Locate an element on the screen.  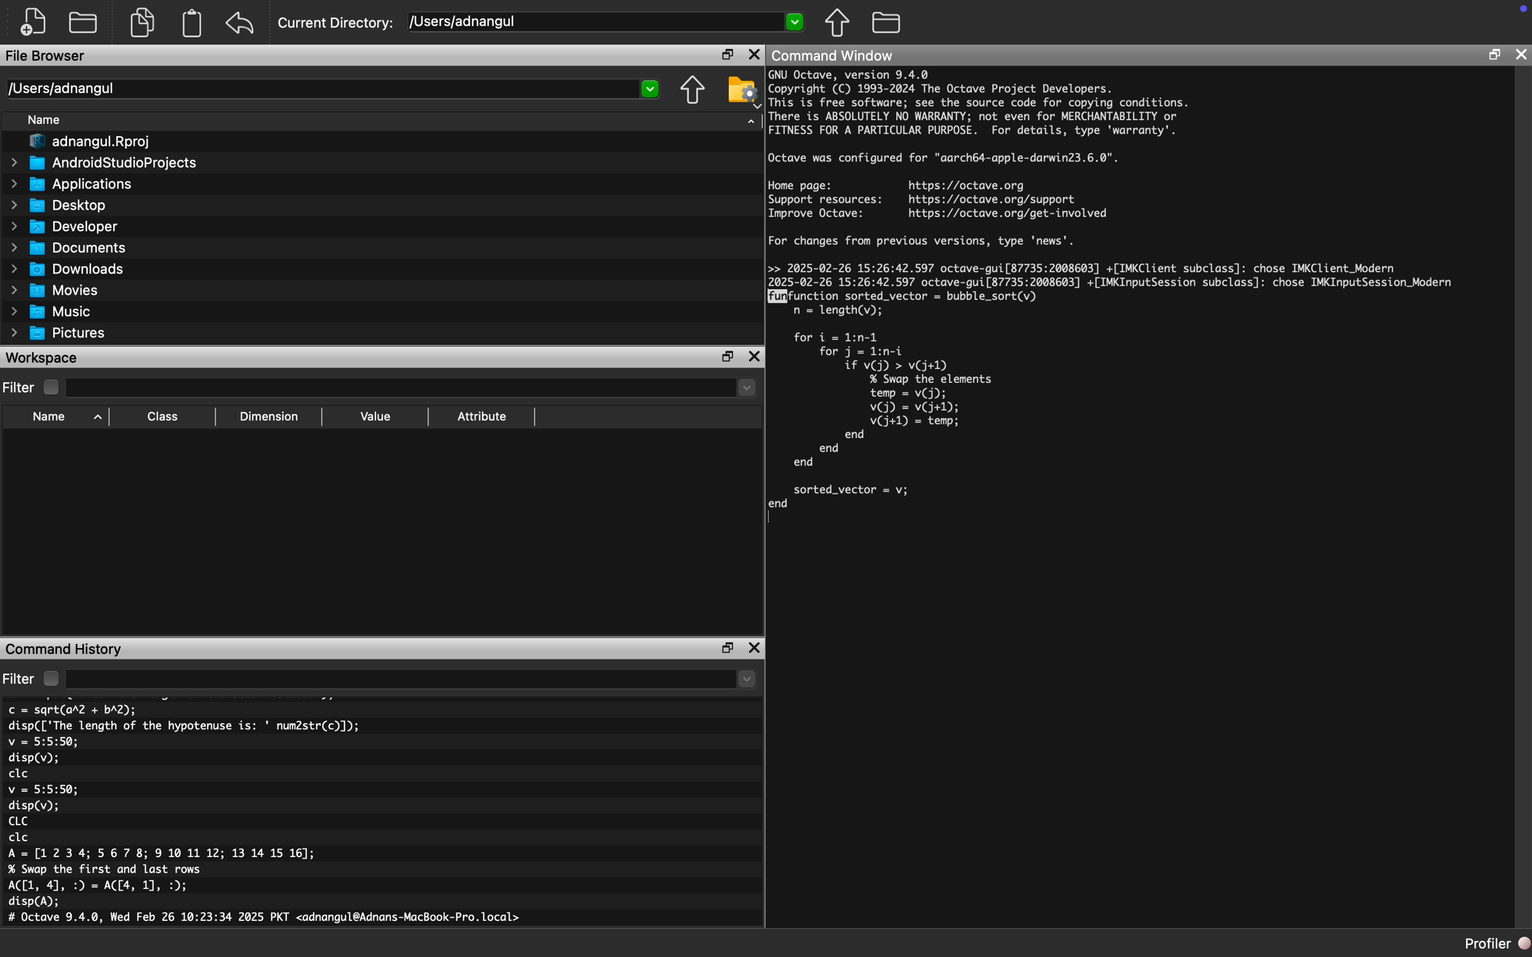
# Octave 9.4.0, Wed Feb 26 10:23:34 2025 PKT <adnangul@Adnans-MacBook-Pro.local> is located at coordinates (268, 920).